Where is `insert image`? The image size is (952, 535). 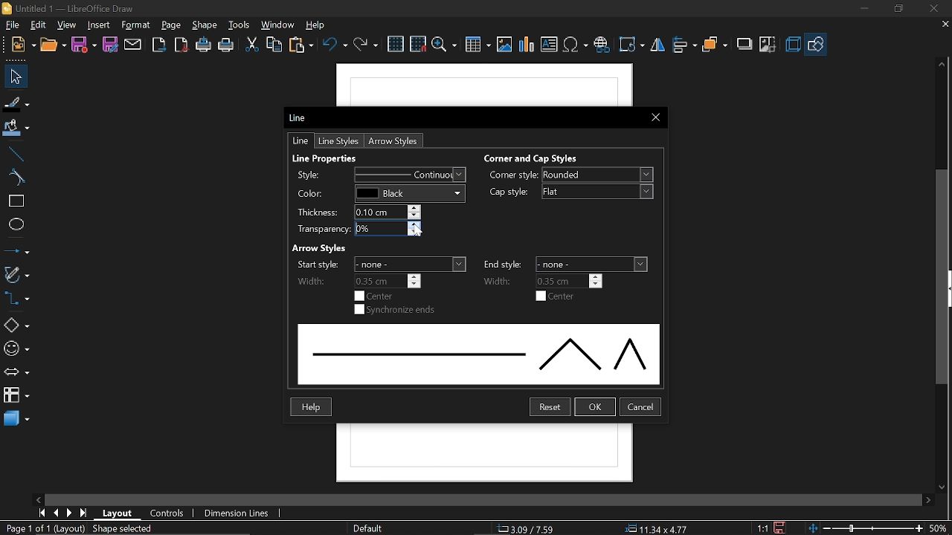 insert image is located at coordinates (504, 43).